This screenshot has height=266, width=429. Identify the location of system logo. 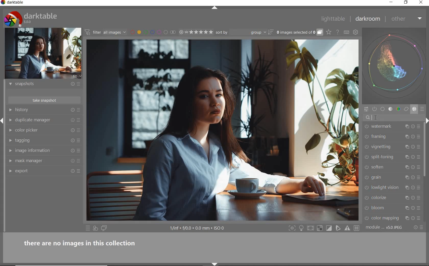
(31, 19).